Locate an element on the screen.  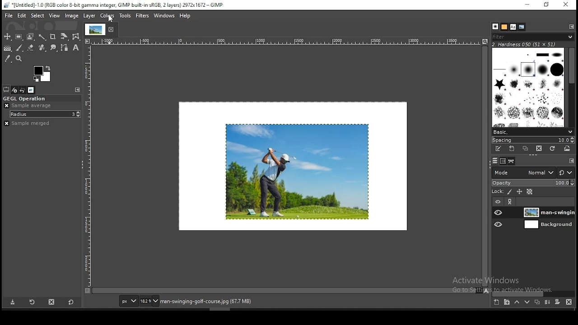
image is located at coordinates (72, 15).